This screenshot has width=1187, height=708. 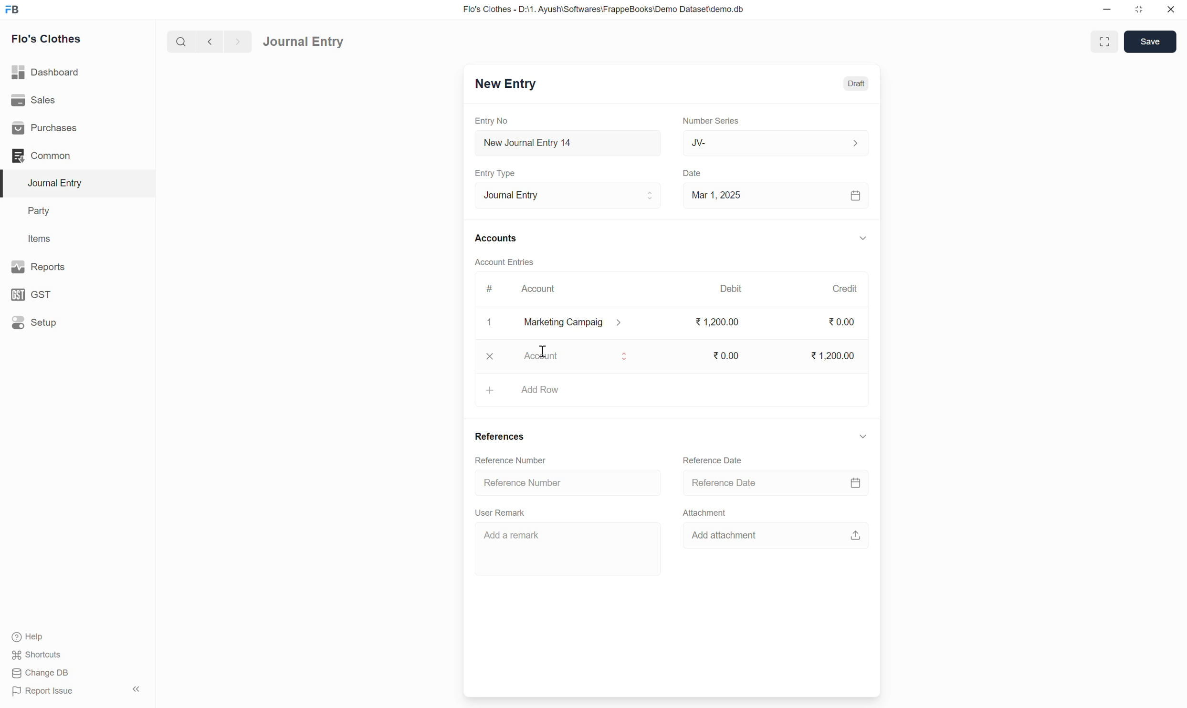 I want to click on New Journal Entry 14, so click(x=545, y=143).